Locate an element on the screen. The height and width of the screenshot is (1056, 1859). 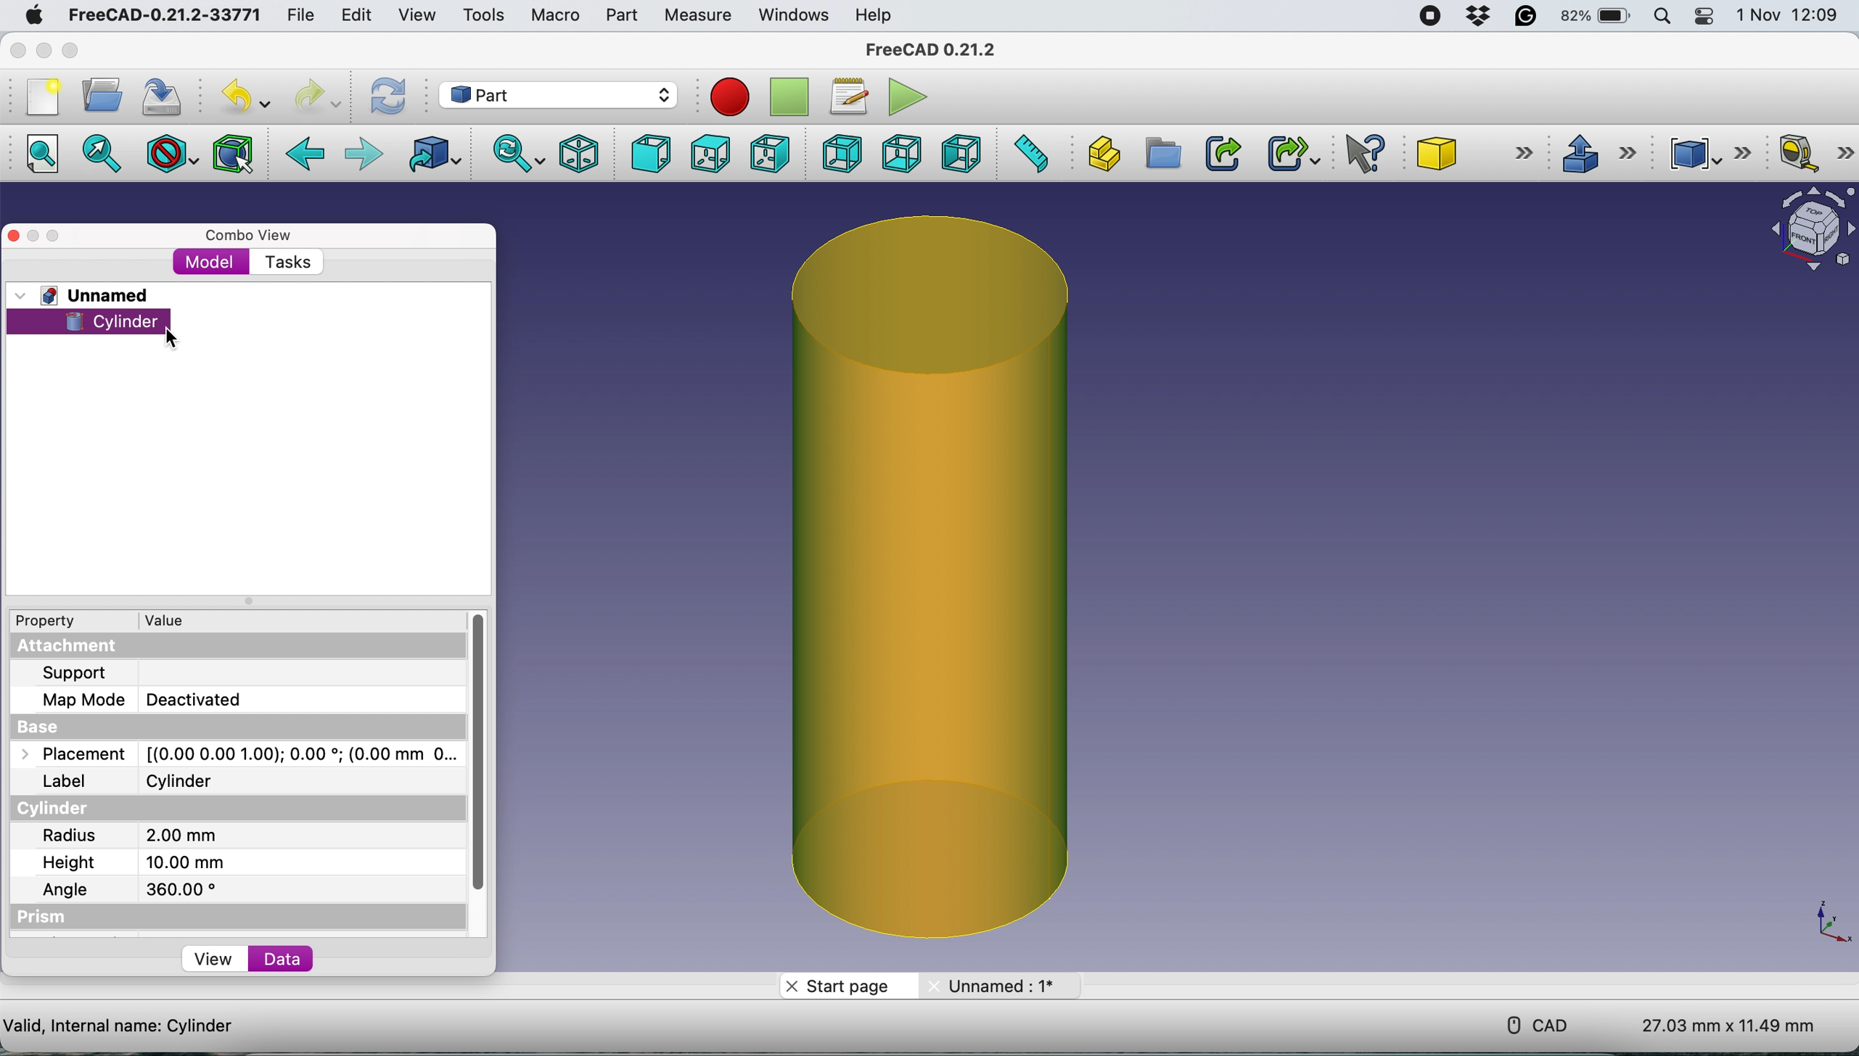
view is located at coordinates (414, 16).